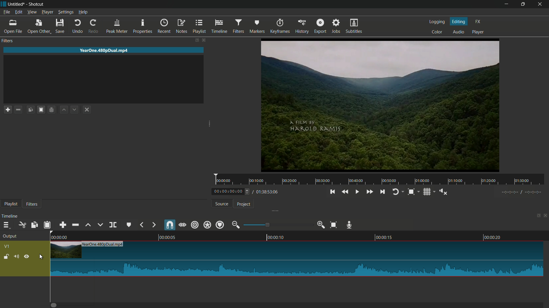 The height and width of the screenshot is (308, 549). I want to click on ripple markers, so click(219, 225).